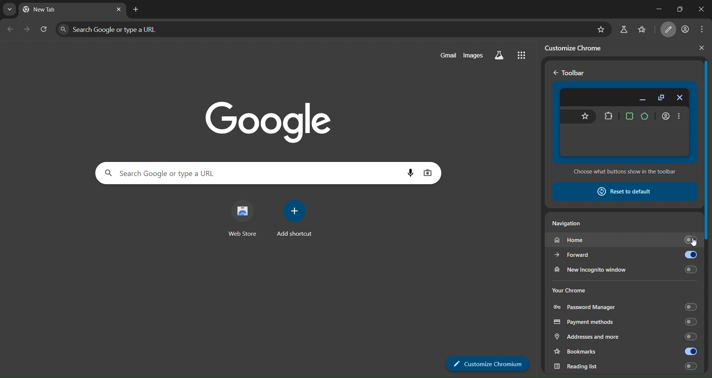  Describe the element at coordinates (687, 28) in the screenshot. I see `account` at that location.